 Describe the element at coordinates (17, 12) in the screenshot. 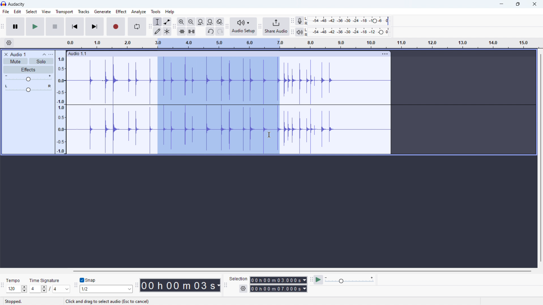

I see `edit` at that location.